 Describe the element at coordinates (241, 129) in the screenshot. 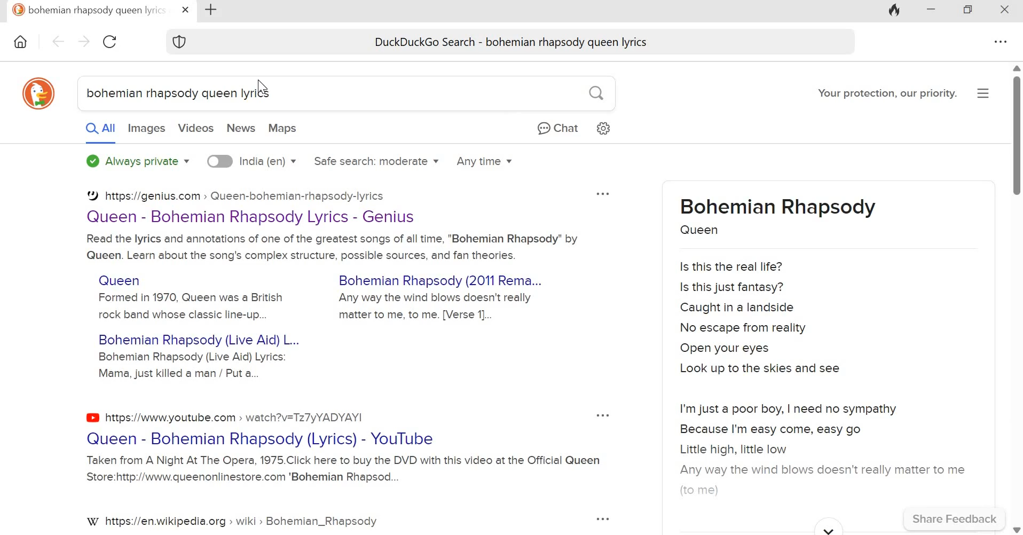

I see `News` at that location.